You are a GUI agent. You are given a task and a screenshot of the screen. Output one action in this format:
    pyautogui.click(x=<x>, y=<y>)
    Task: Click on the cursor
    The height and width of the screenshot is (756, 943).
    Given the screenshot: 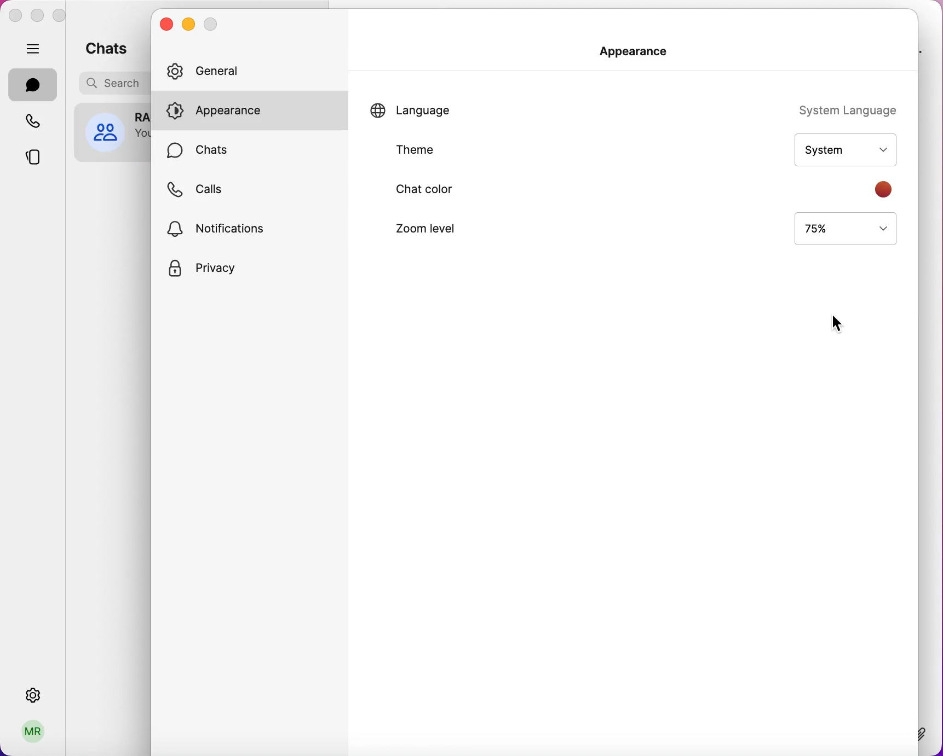 What is the action you would take?
    pyautogui.click(x=836, y=322)
    